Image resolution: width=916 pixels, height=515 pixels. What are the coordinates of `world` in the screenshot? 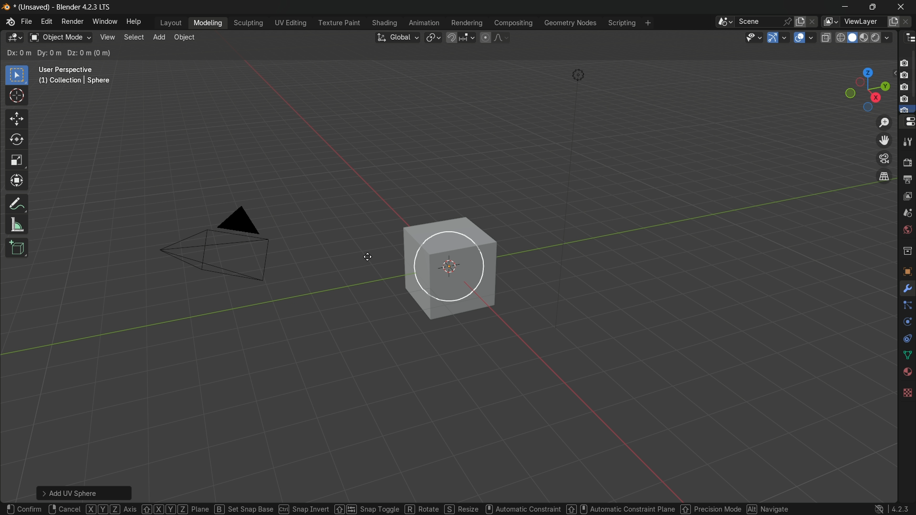 It's located at (907, 230).